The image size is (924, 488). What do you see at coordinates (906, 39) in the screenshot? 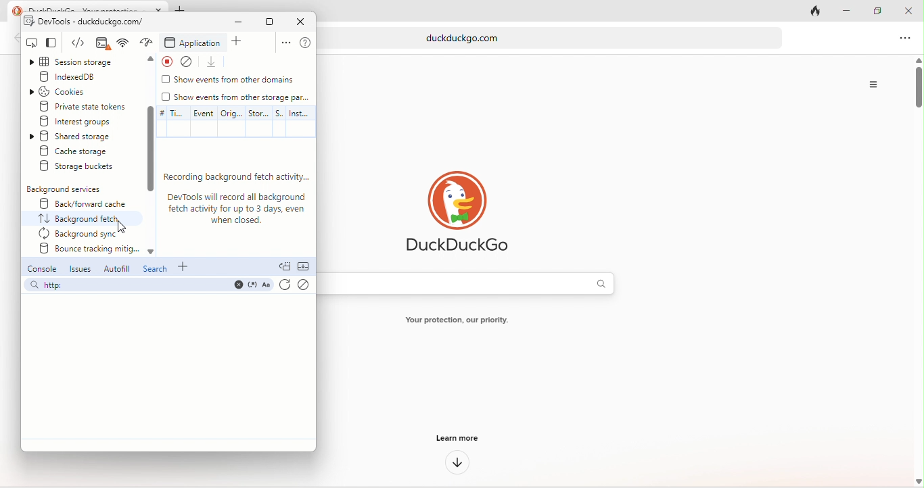
I see `option` at bounding box center [906, 39].